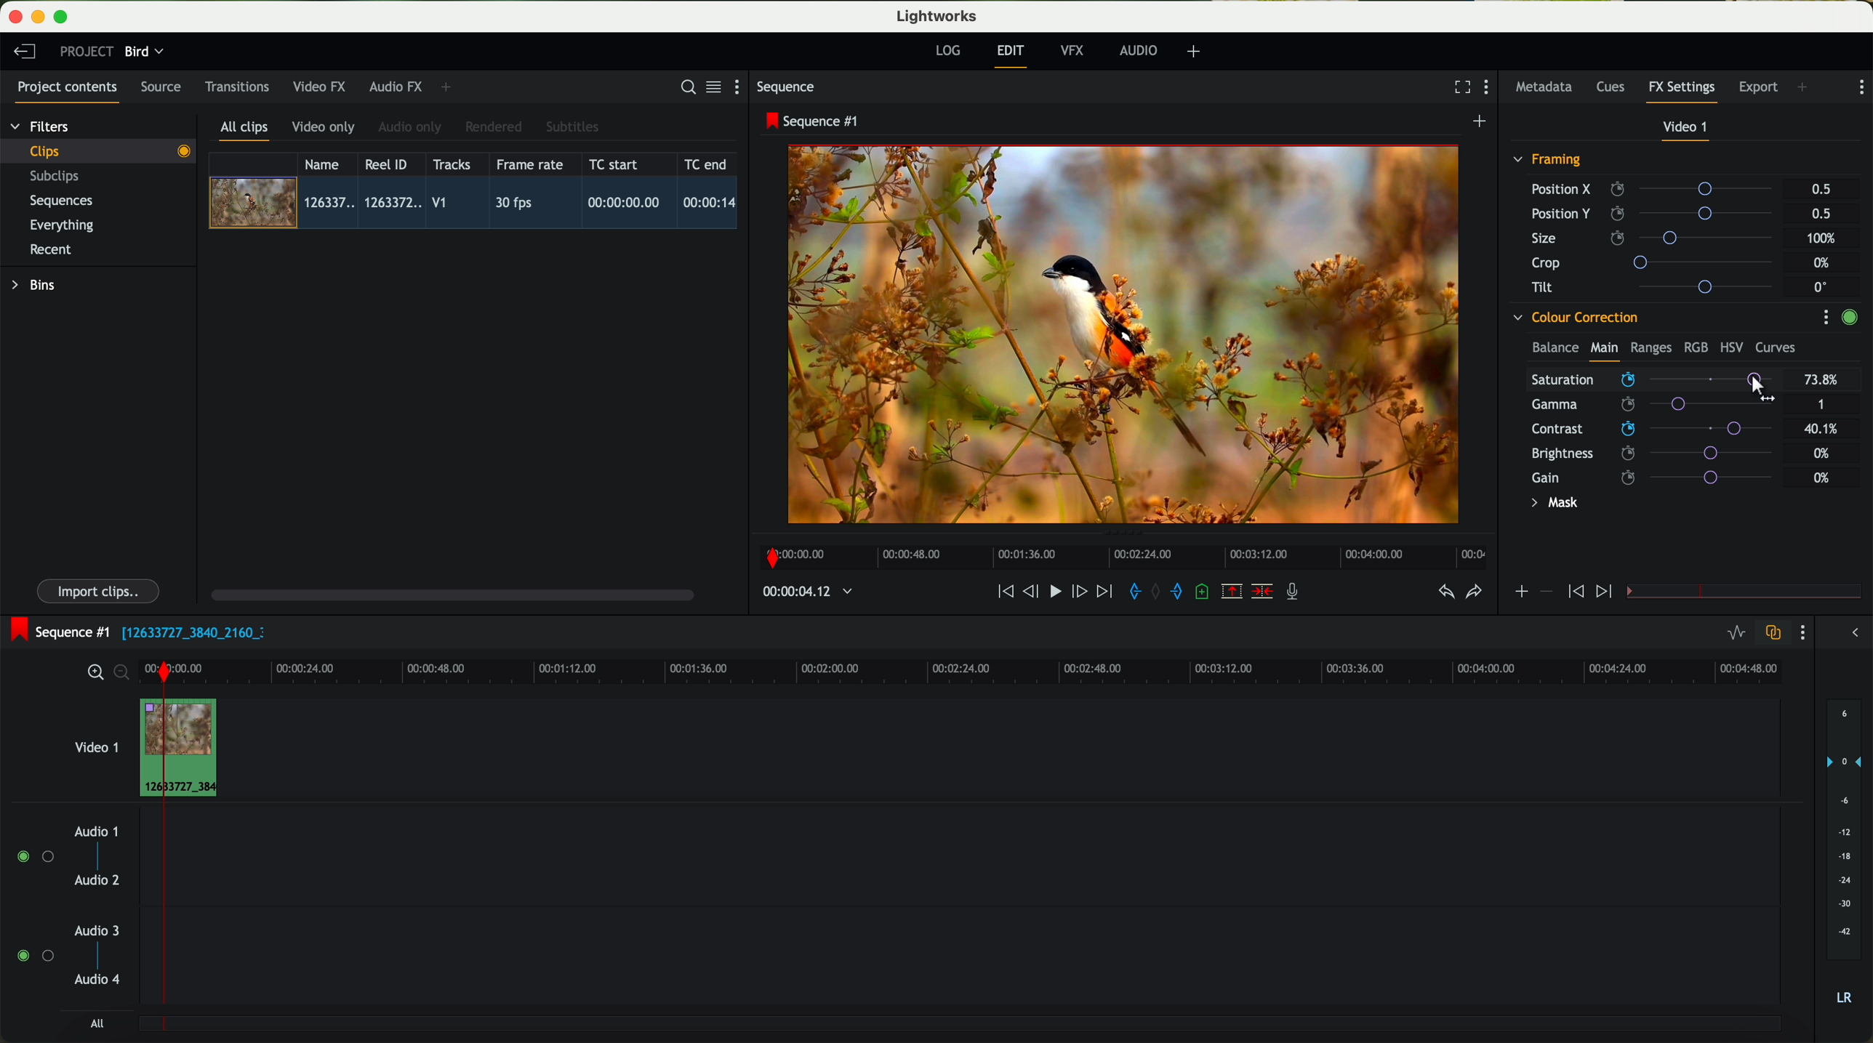 Image resolution: width=1873 pixels, height=1043 pixels. Describe the element at coordinates (1184, 590) in the screenshot. I see `add 'out' mark` at that location.